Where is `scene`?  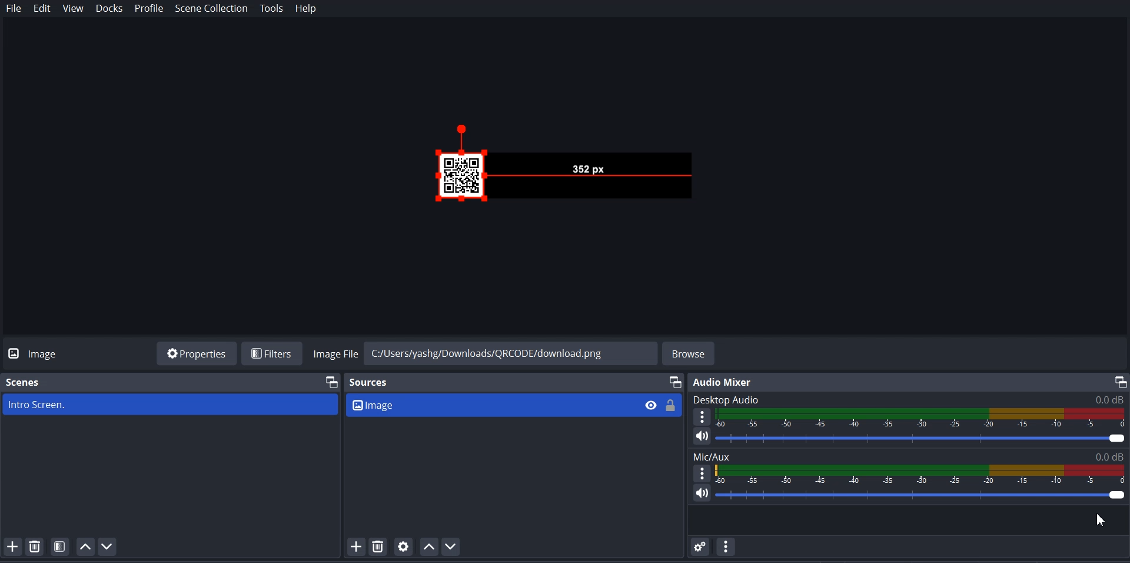 scene is located at coordinates (171, 403).